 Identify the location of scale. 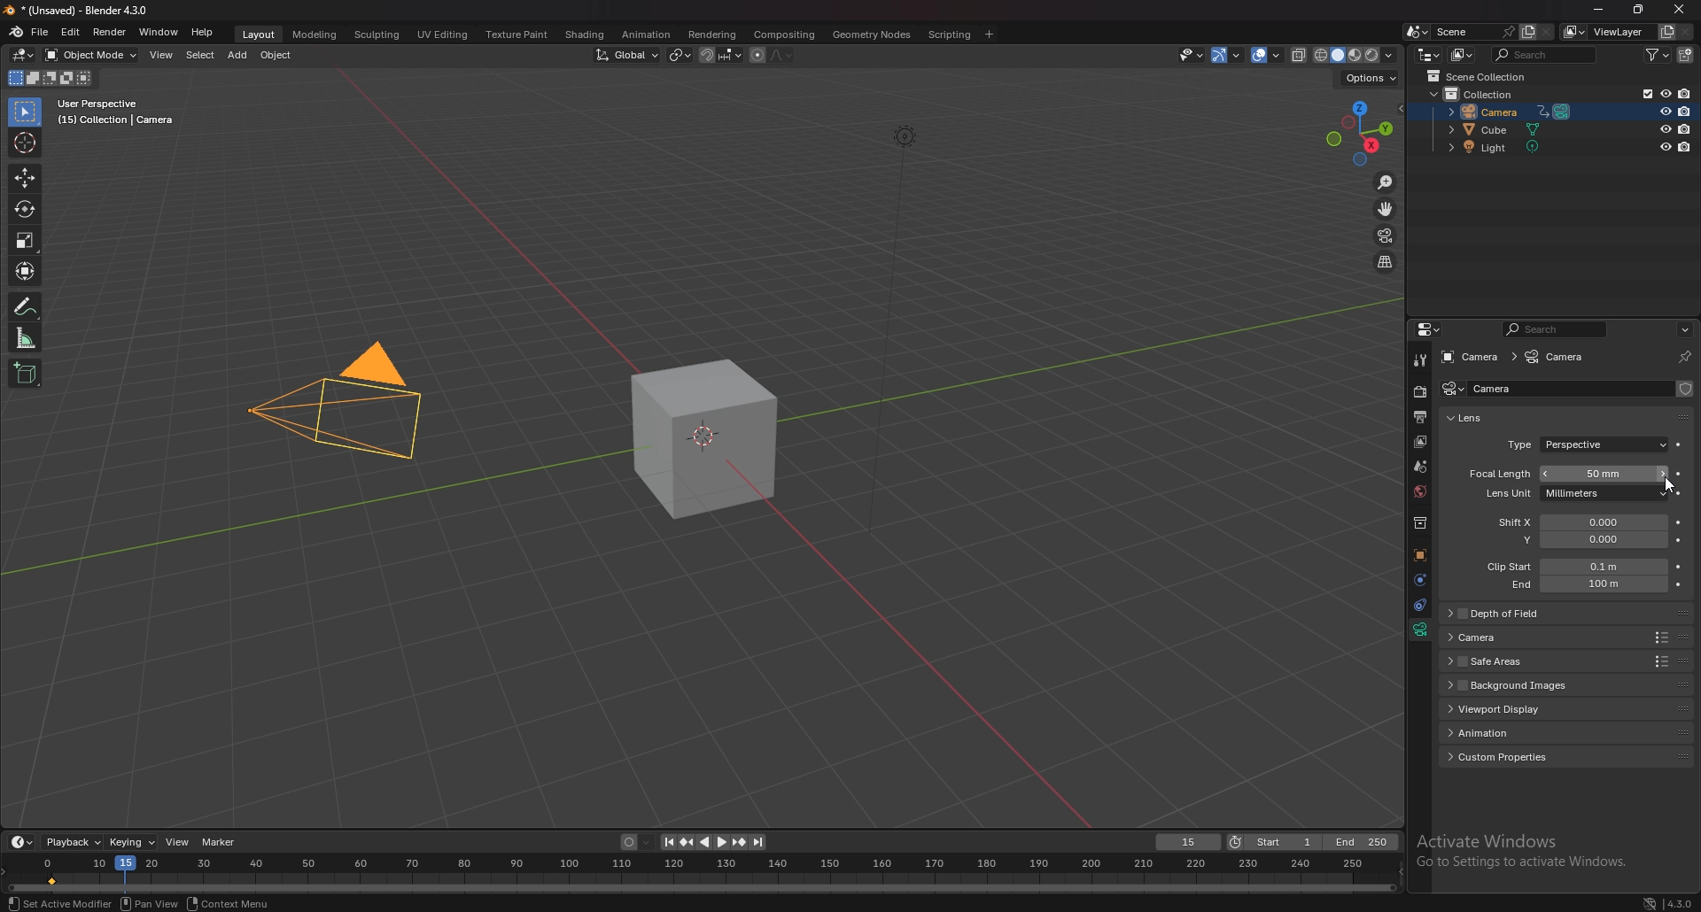
(27, 239).